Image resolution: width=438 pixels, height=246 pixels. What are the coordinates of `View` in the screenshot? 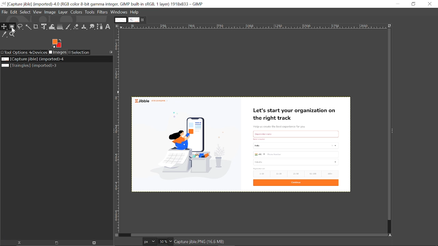 It's located at (38, 12).